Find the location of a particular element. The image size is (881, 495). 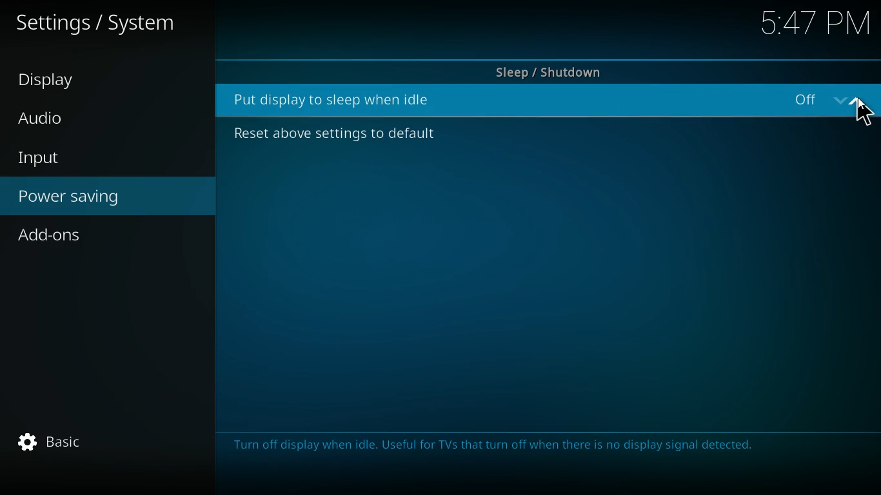

settings / system is located at coordinates (103, 26).